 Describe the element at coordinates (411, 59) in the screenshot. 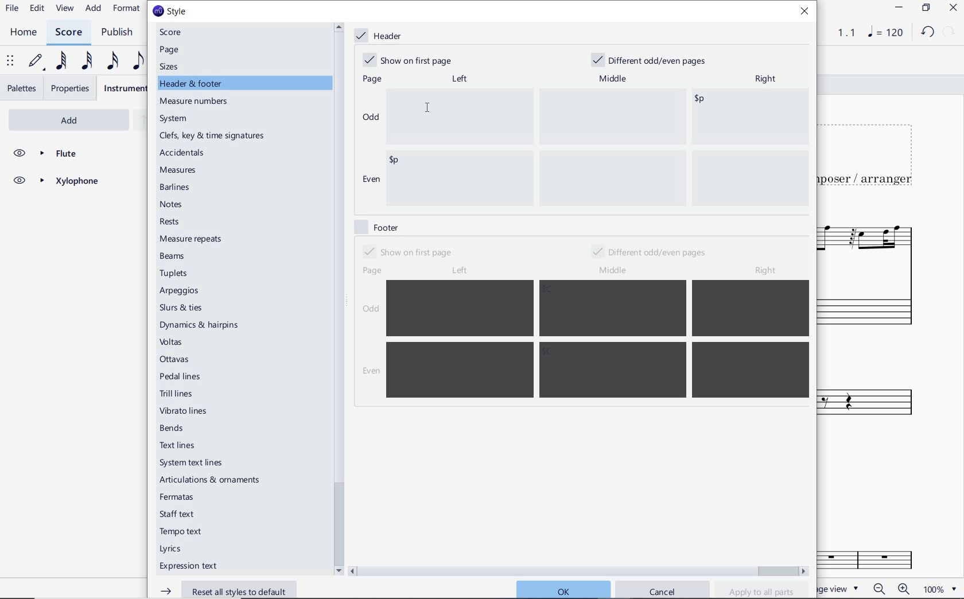

I see `show on first page` at that location.